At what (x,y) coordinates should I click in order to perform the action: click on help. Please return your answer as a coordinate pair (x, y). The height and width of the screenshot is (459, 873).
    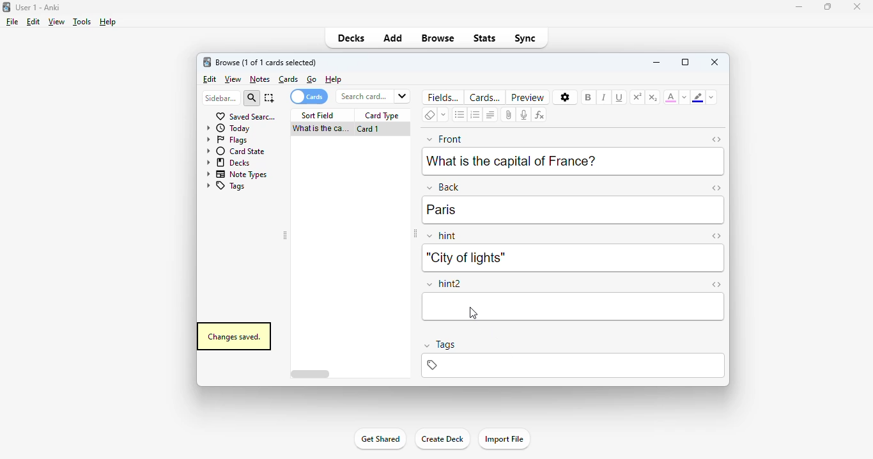
    Looking at the image, I should click on (334, 79).